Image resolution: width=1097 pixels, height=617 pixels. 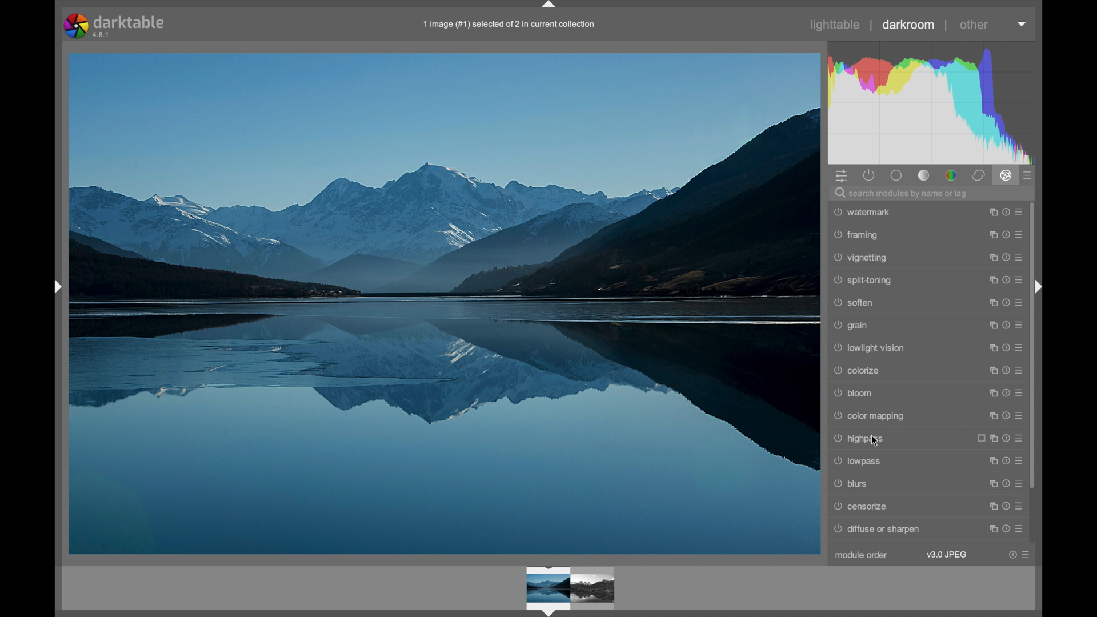 What do you see at coordinates (510, 25) in the screenshot?
I see `filename` at bounding box center [510, 25].